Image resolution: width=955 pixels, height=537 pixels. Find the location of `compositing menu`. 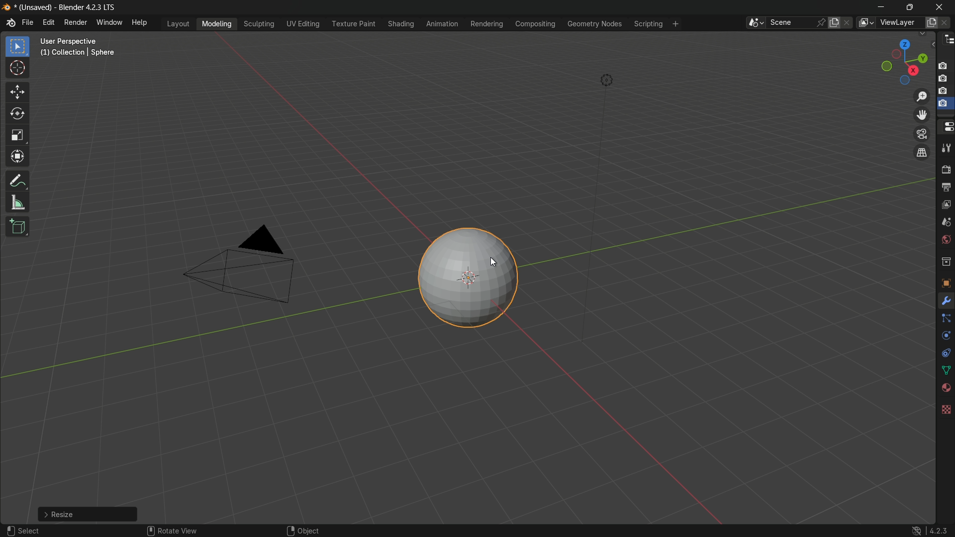

compositing menu is located at coordinates (536, 24).